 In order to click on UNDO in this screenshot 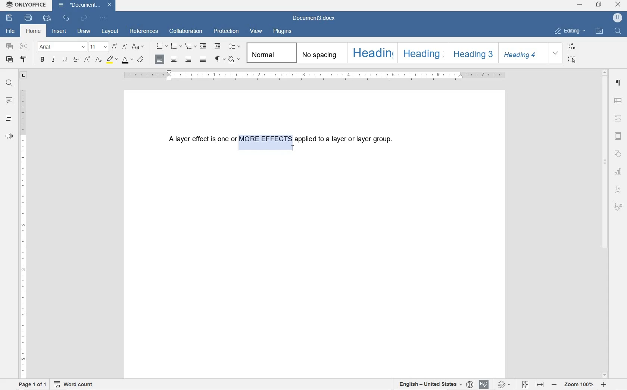, I will do `click(66, 19)`.